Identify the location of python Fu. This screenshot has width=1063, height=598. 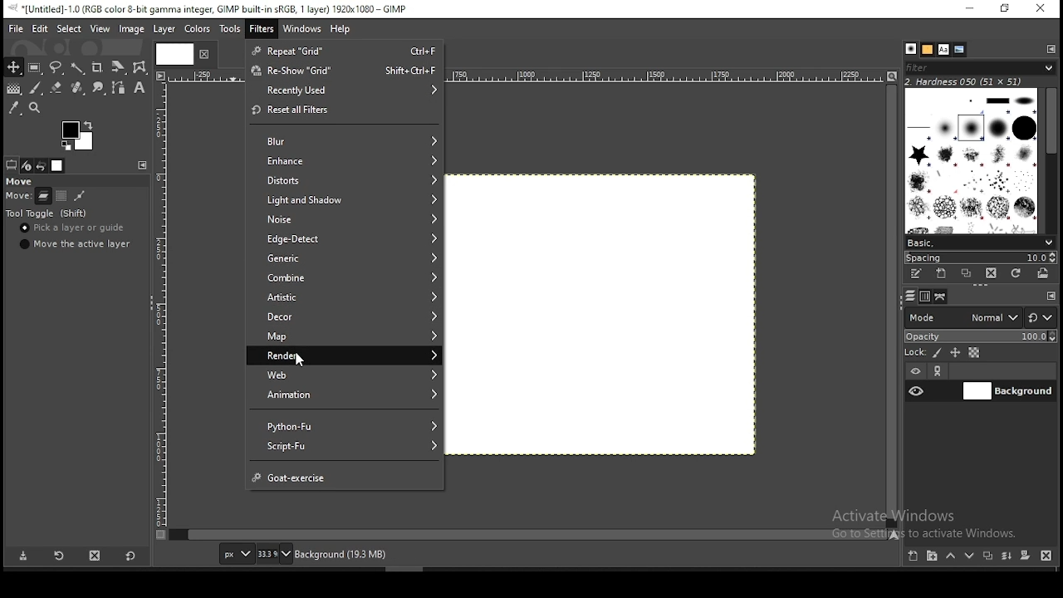
(345, 425).